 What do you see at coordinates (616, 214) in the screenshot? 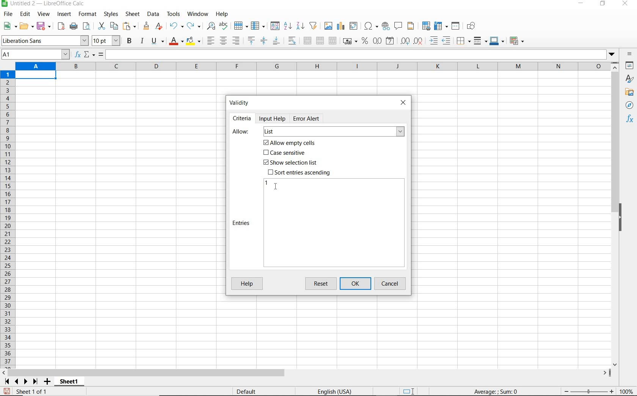
I see `scrollbar` at bounding box center [616, 214].